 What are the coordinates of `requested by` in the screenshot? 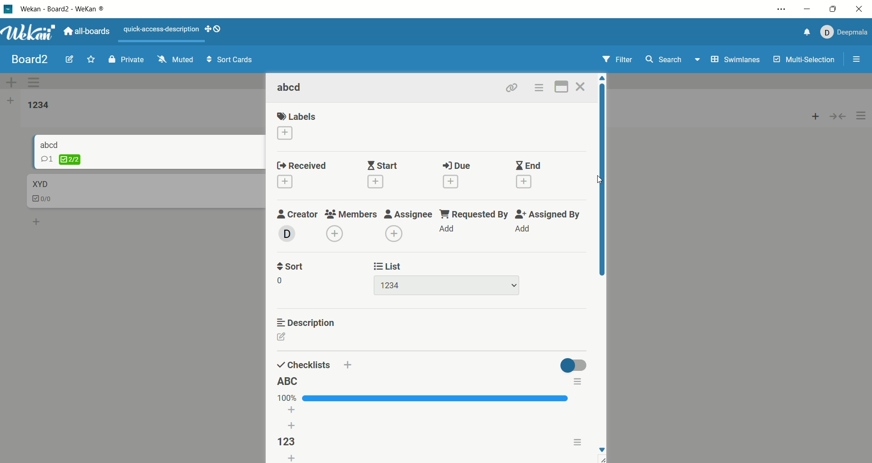 It's located at (473, 214).